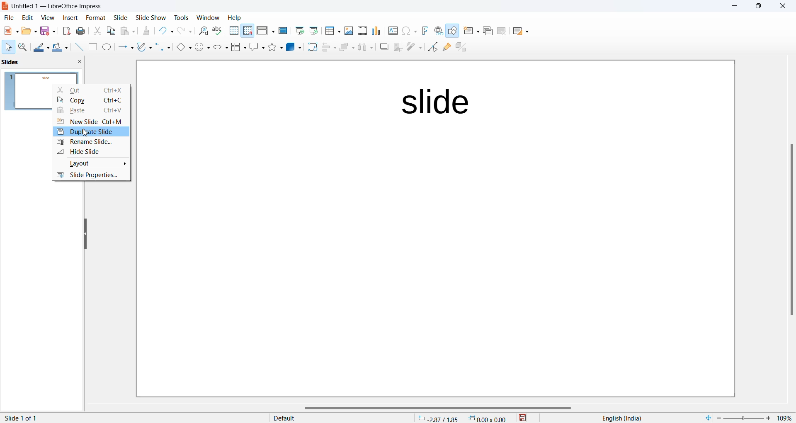  I want to click on INSERT Special characters, so click(408, 31).